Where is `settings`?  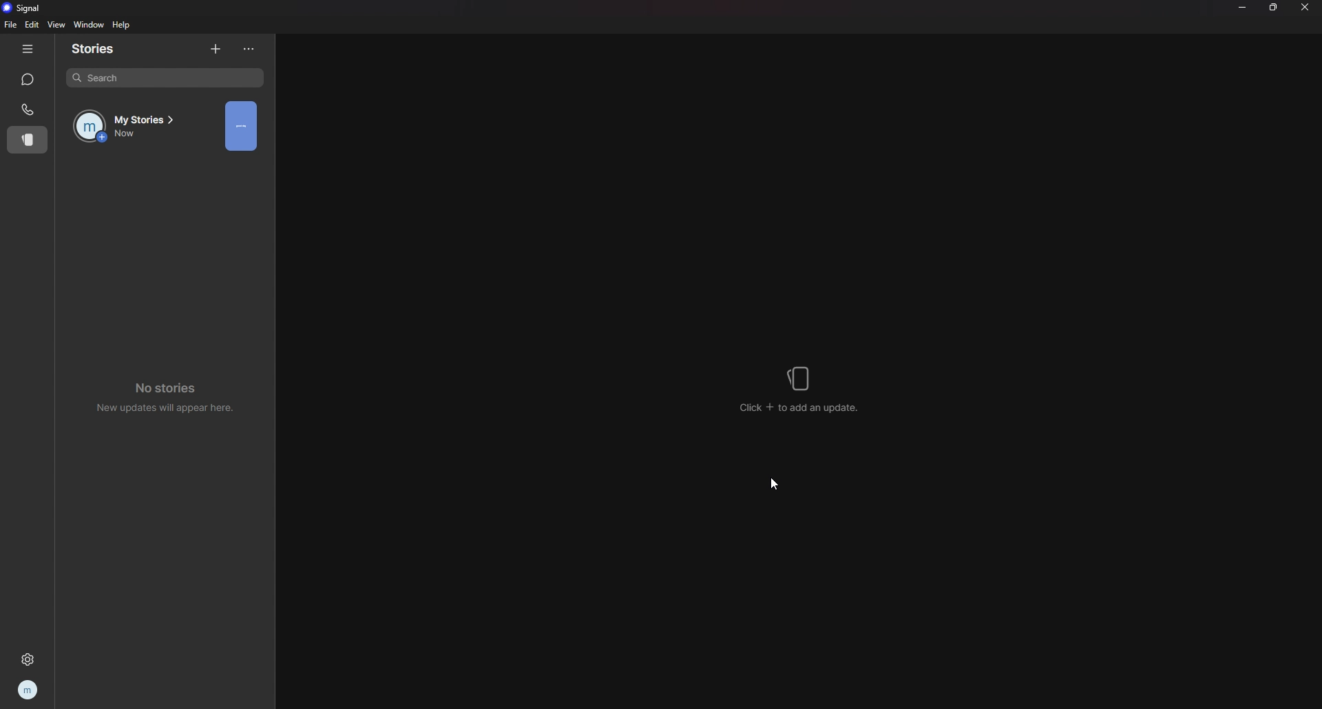 settings is located at coordinates (30, 657).